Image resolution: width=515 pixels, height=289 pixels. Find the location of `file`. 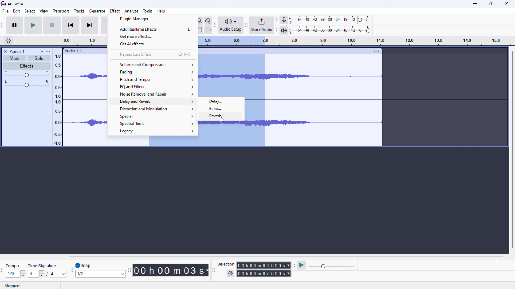

file is located at coordinates (6, 11).